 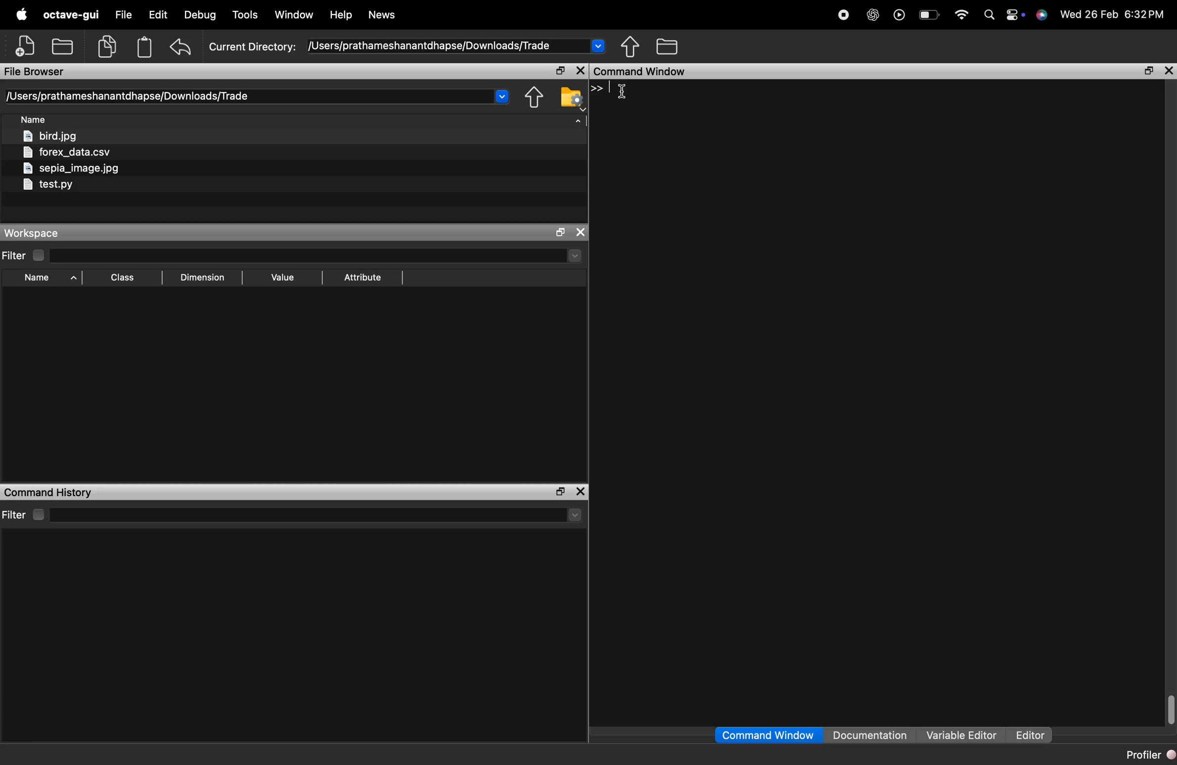 I want to click on window, so click(x=295, y=15).